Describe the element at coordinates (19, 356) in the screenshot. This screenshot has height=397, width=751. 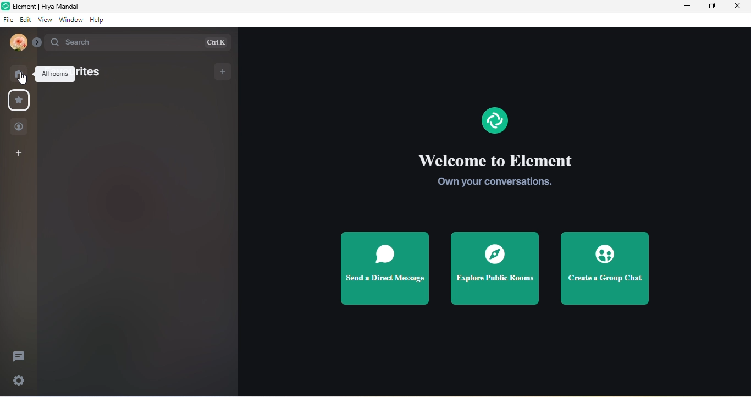
I see `threads` at that location.